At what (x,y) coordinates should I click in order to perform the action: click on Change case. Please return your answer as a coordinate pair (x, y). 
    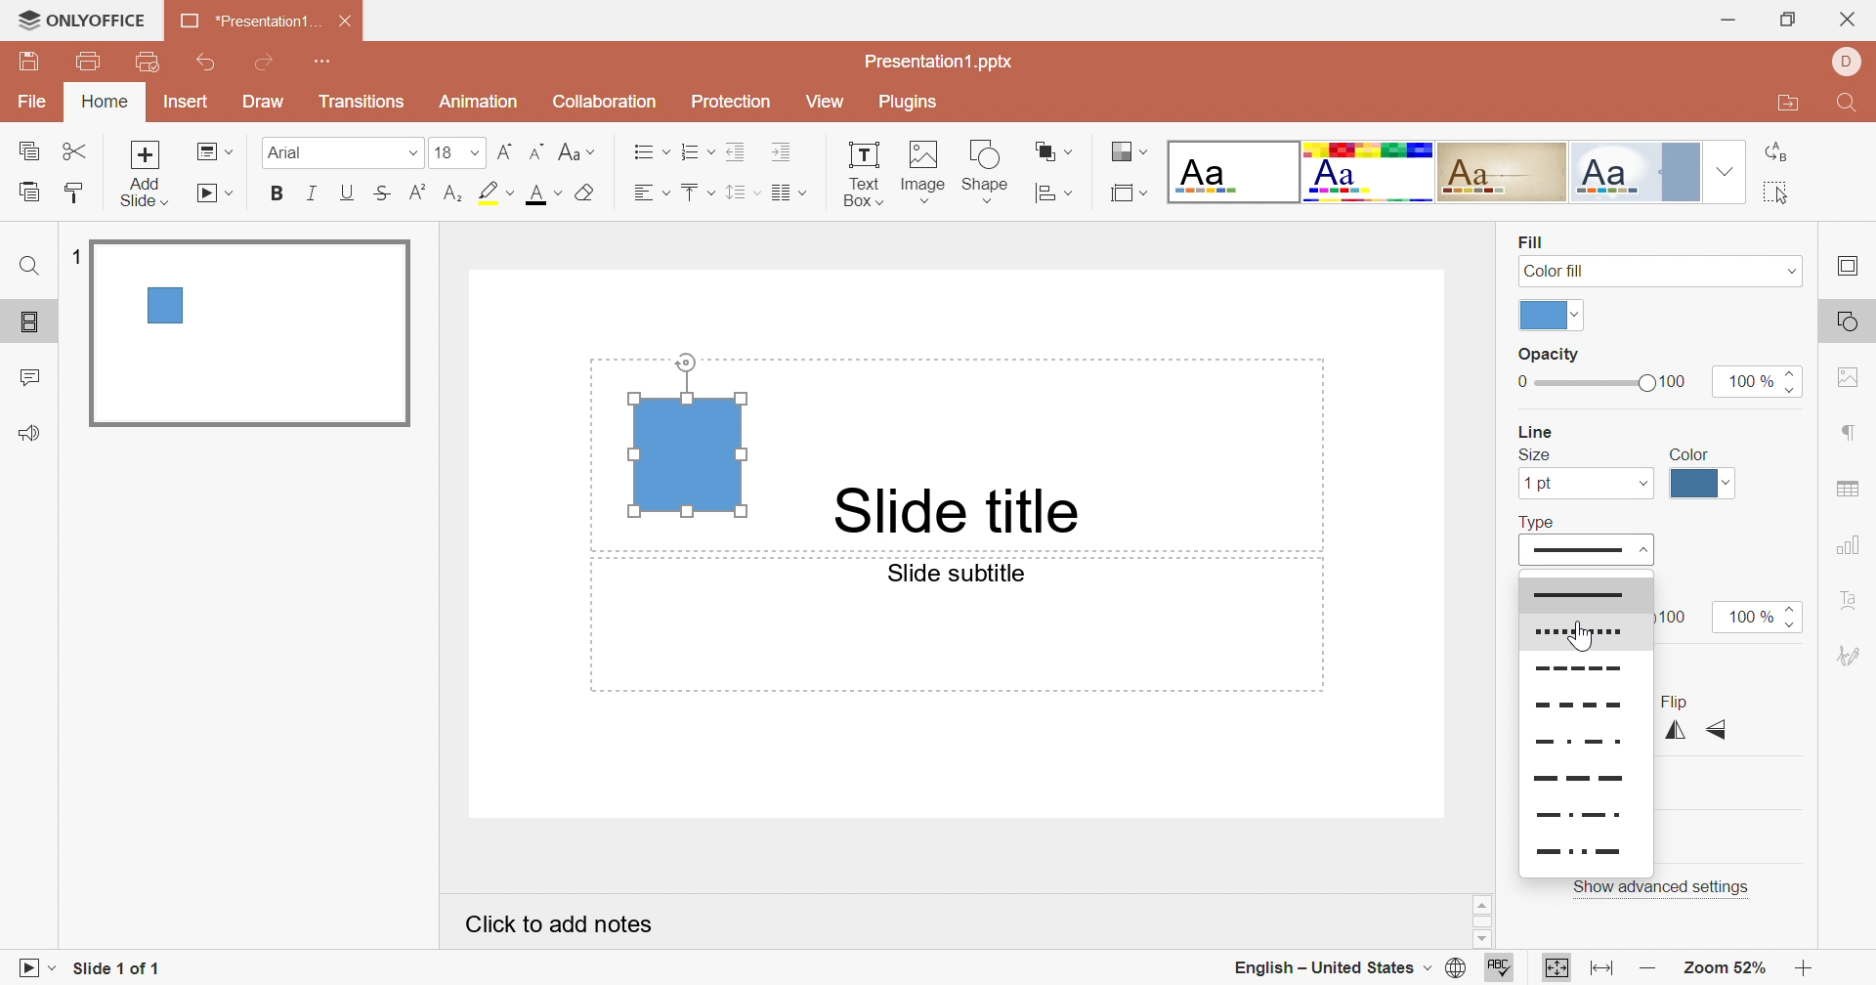
    Looking at the image, I should click on (578, 154).